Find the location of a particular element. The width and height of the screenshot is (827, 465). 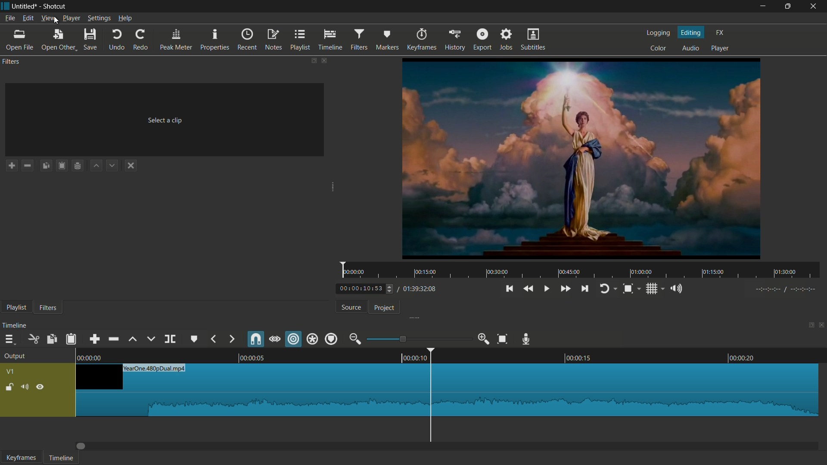

timeline is located at coordinates (331, 40).